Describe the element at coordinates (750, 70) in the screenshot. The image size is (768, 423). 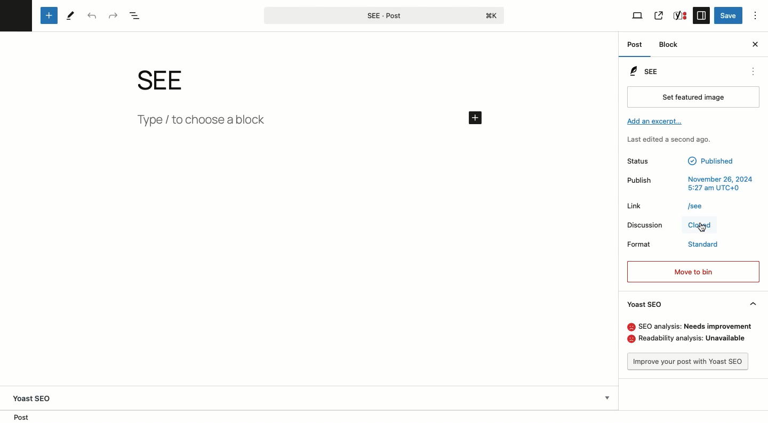
I see `see options` at that location.